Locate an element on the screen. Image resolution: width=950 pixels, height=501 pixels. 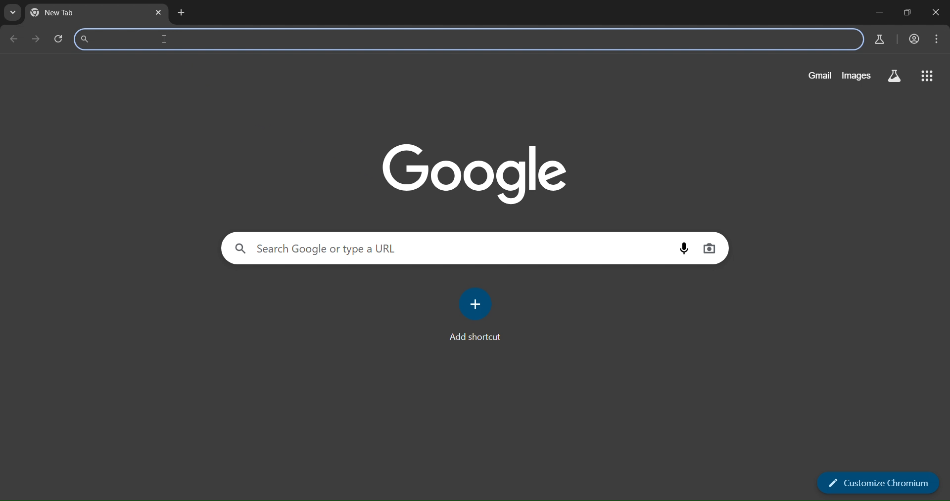
go back one page is located at coordinates (15, 39).